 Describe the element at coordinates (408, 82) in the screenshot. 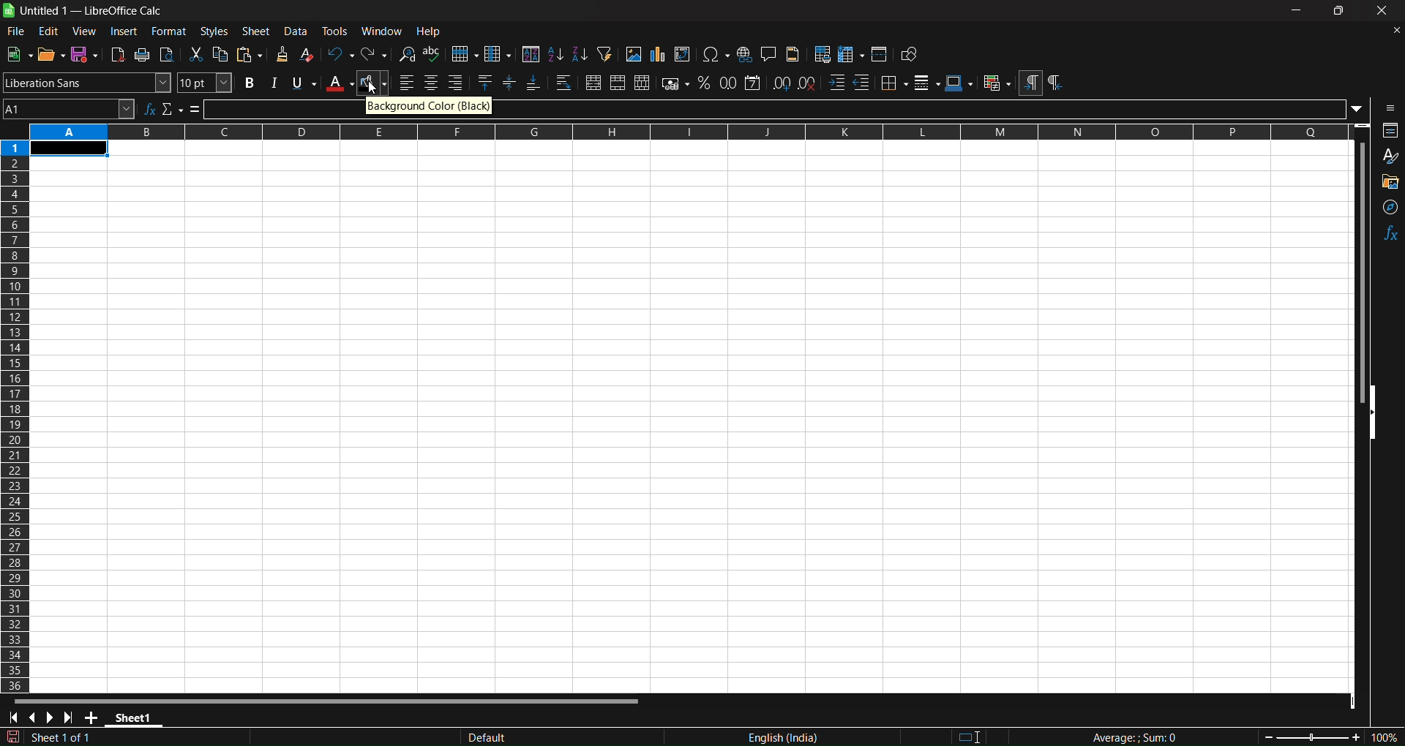

I see `align left` at that location.